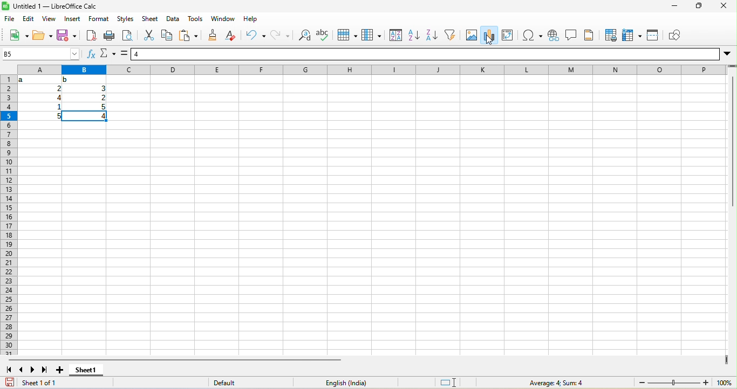 This screenshot has height=389, width=737. Describe the element at coordinates (124, 53) in the screenshot. I see `formula` at that location.